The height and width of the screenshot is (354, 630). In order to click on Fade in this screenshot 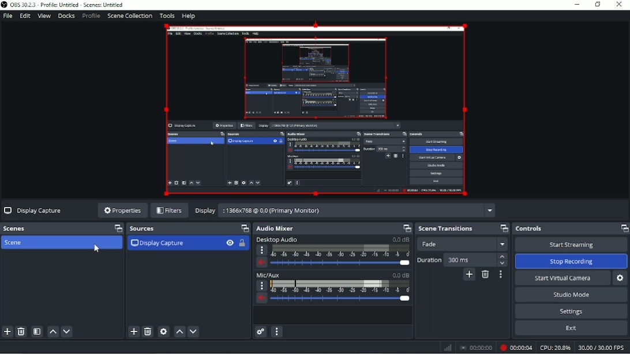, I will do `click(464, 244)`.